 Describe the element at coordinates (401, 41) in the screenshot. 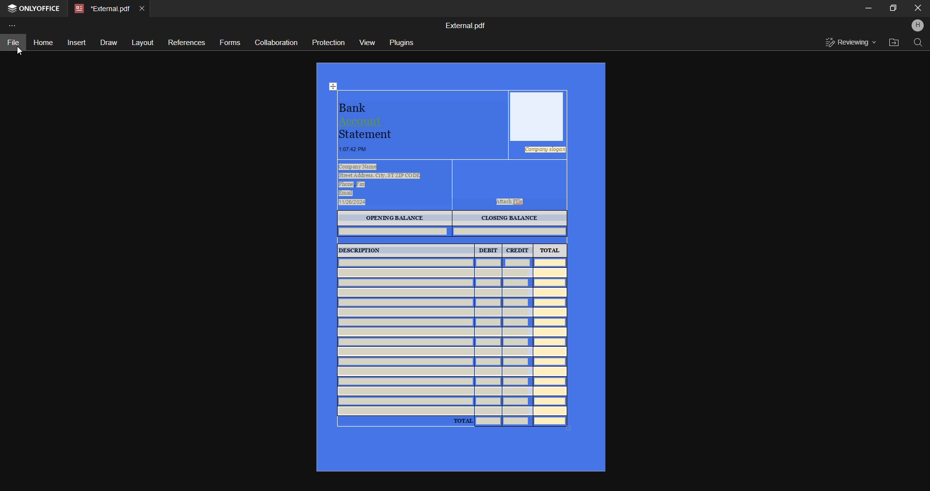

I see `Plugins` at that location.